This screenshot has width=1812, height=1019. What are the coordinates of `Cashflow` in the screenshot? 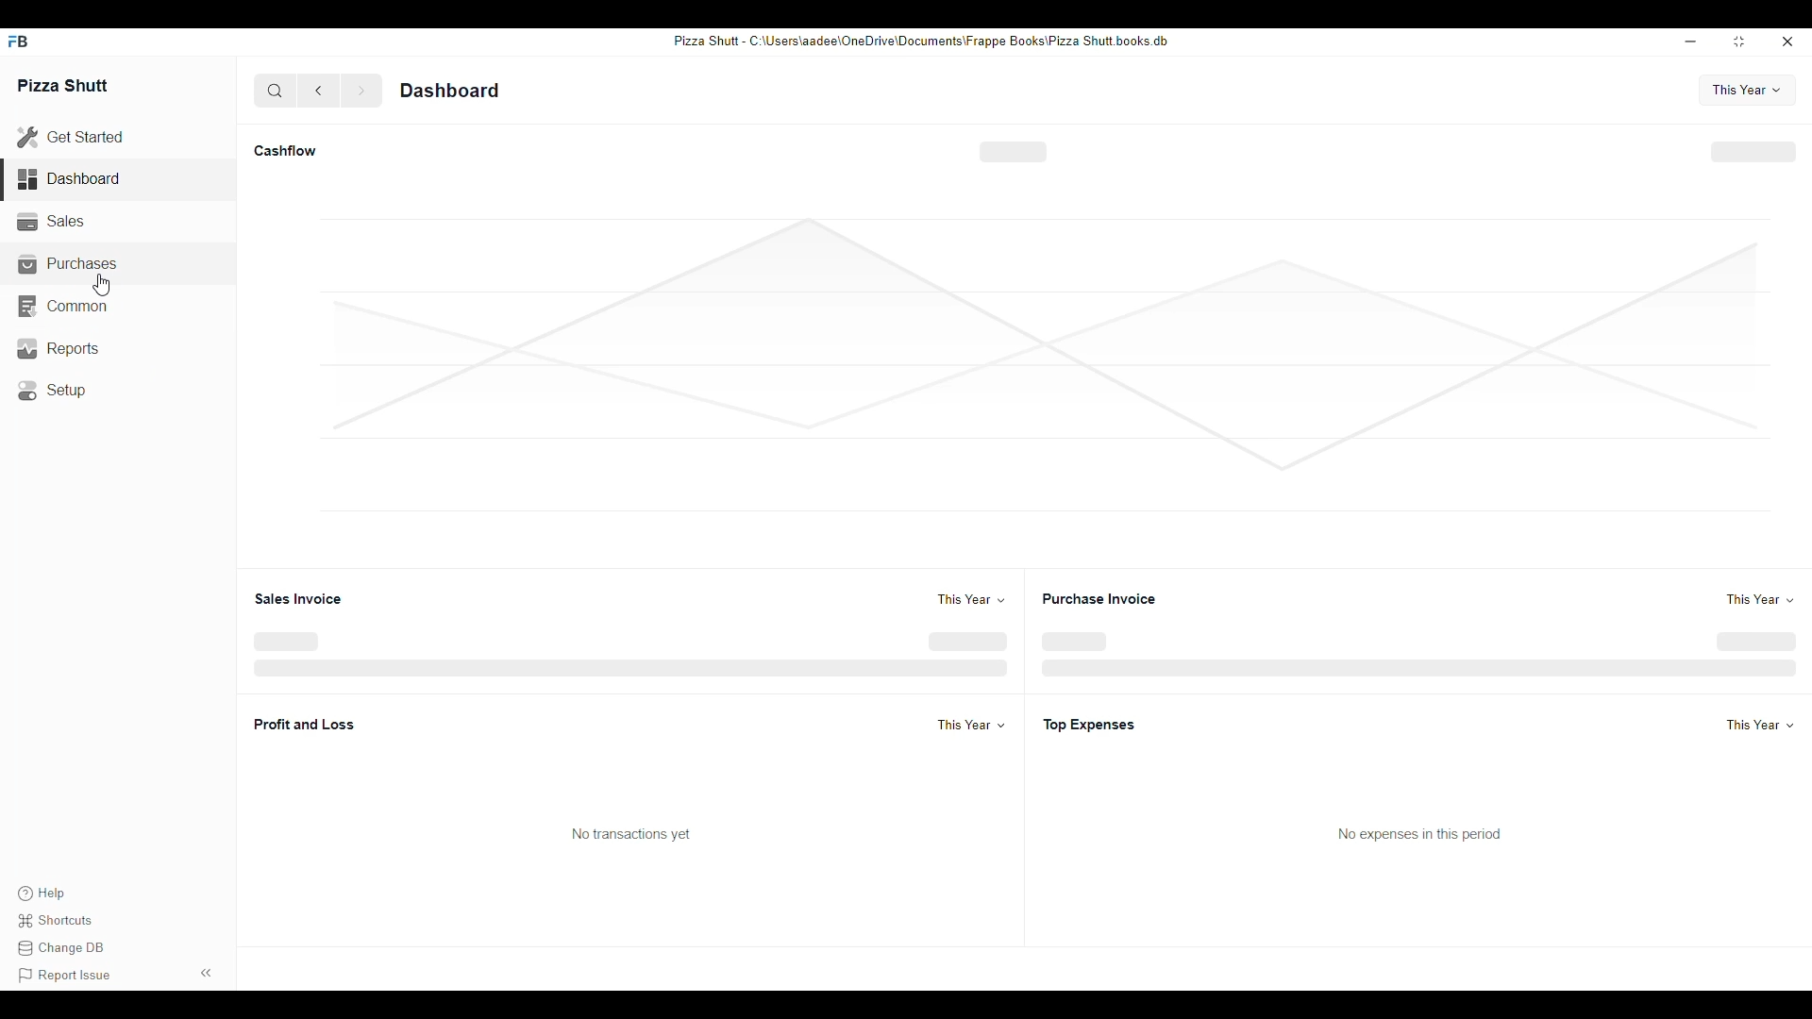 It's located at (287, 151).